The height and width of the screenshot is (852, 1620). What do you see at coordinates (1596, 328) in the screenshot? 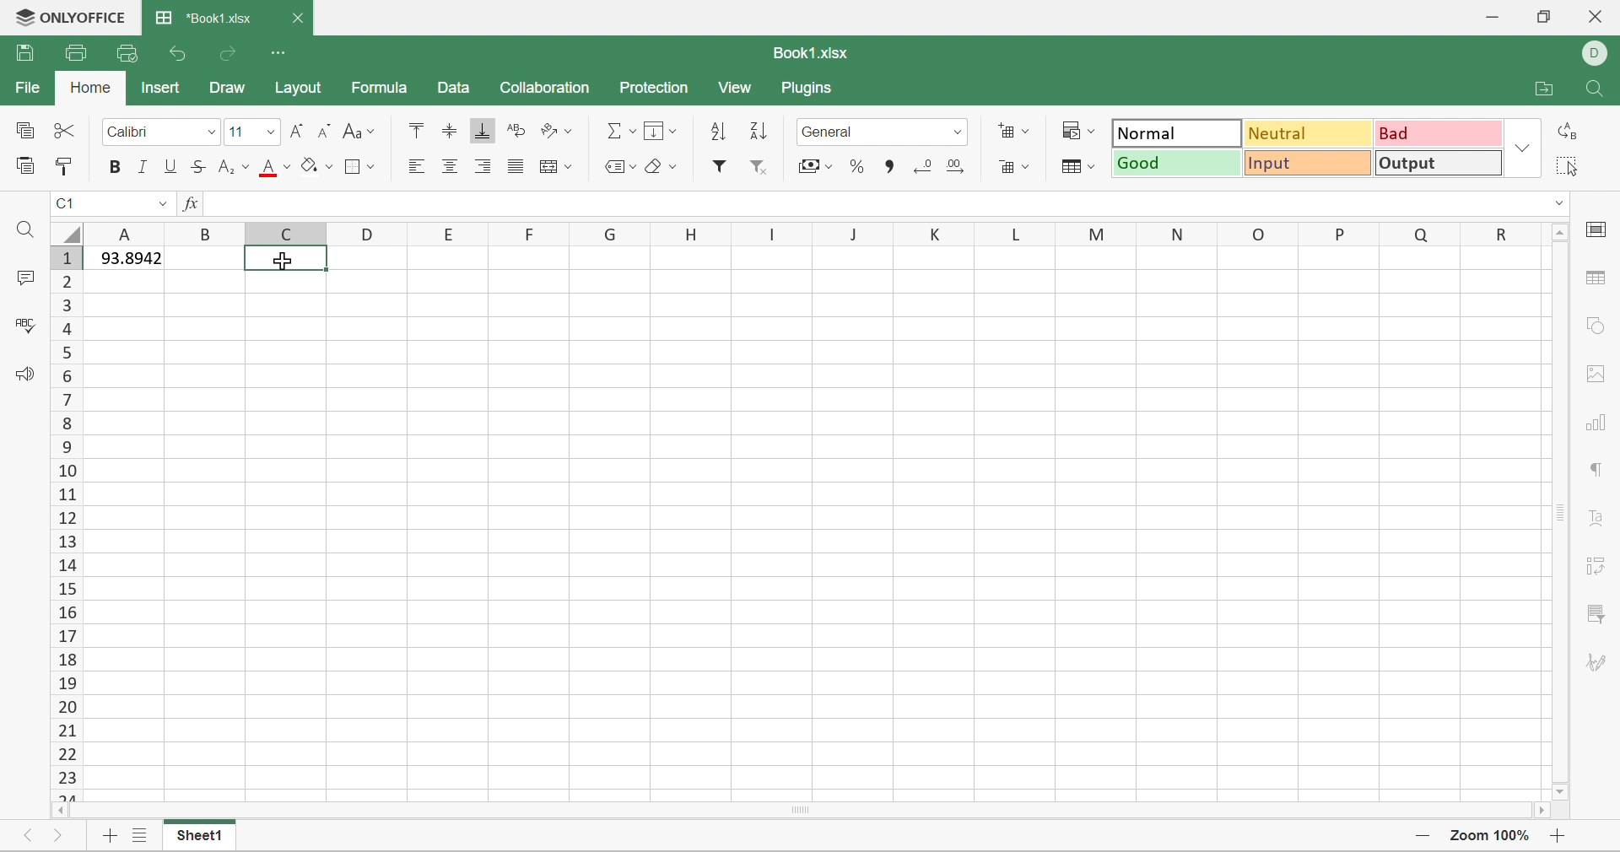
I see `shape settings` at bounding box center [1596, 328].